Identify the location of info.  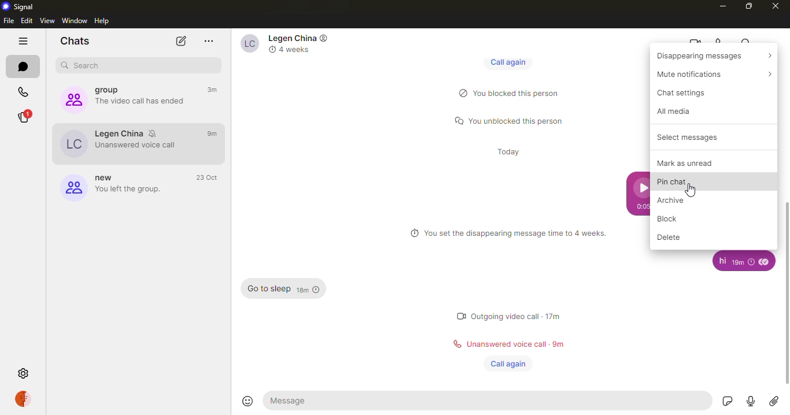
(508, 233).